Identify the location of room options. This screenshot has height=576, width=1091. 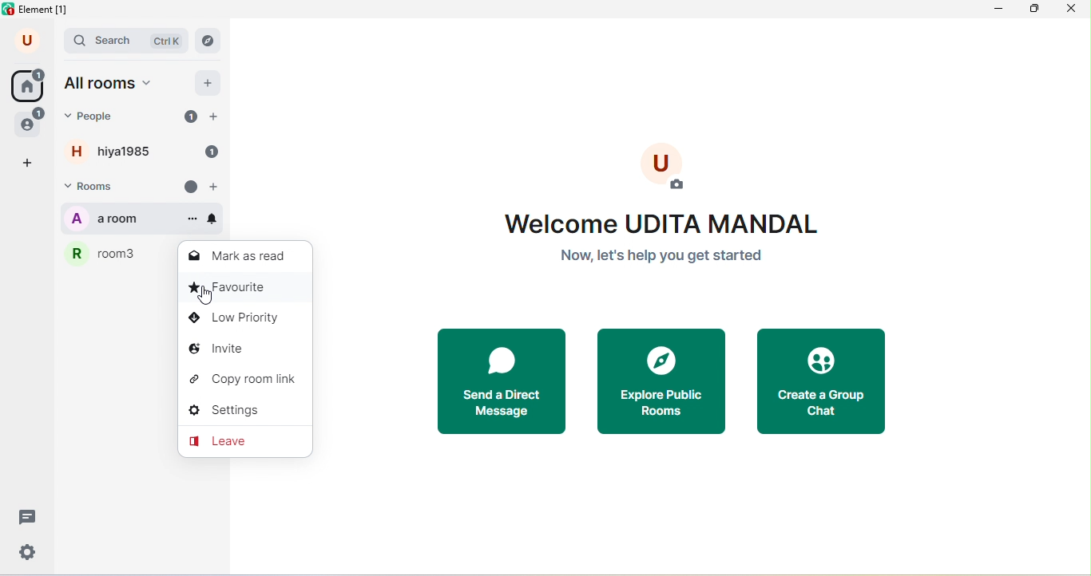
(192, 219).